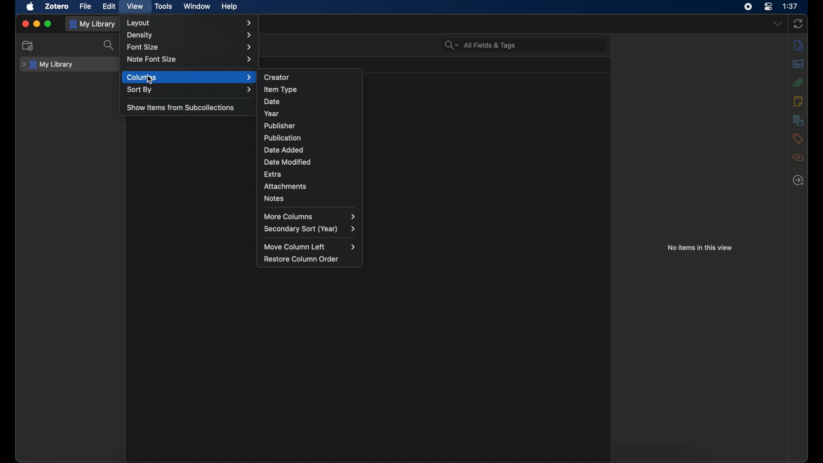 This screenshot has height=463, width=823. What do you see at coordinates (798, 63) in the screenshot?
I see `abstract` at bounding box center [798, 63].